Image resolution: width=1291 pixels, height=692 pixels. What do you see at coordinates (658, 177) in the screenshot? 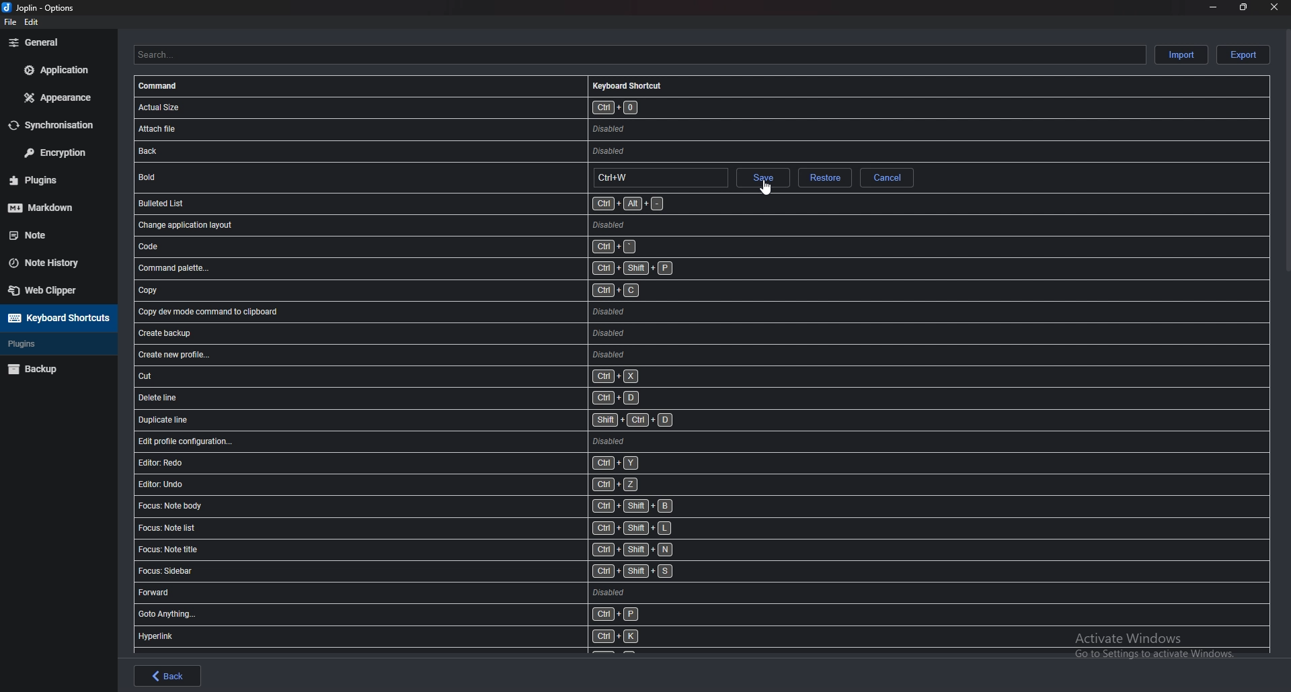
I see `Hotkey` at bounding box center [658, 177].